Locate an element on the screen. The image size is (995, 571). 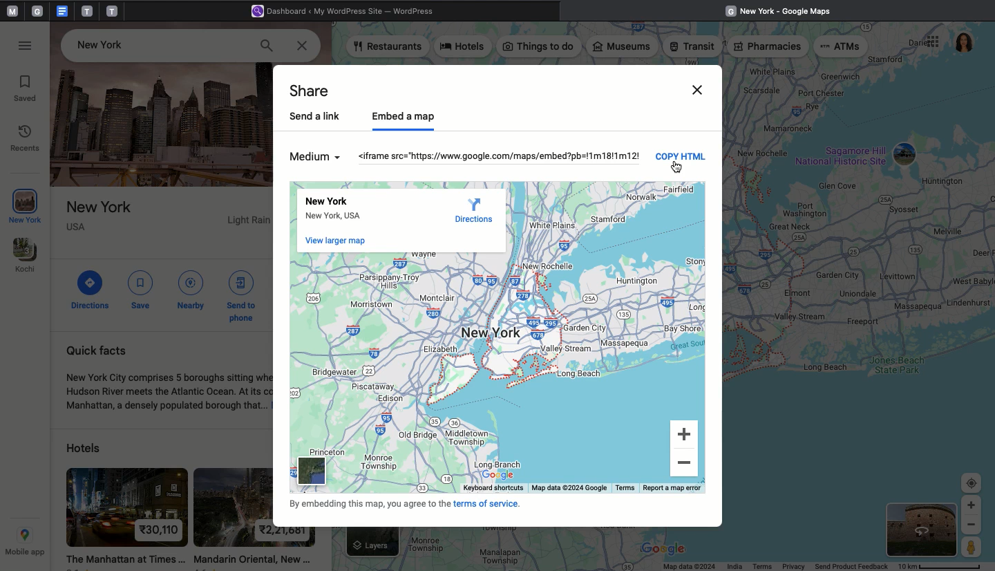
Nearby is located at coordinates (191, 289).